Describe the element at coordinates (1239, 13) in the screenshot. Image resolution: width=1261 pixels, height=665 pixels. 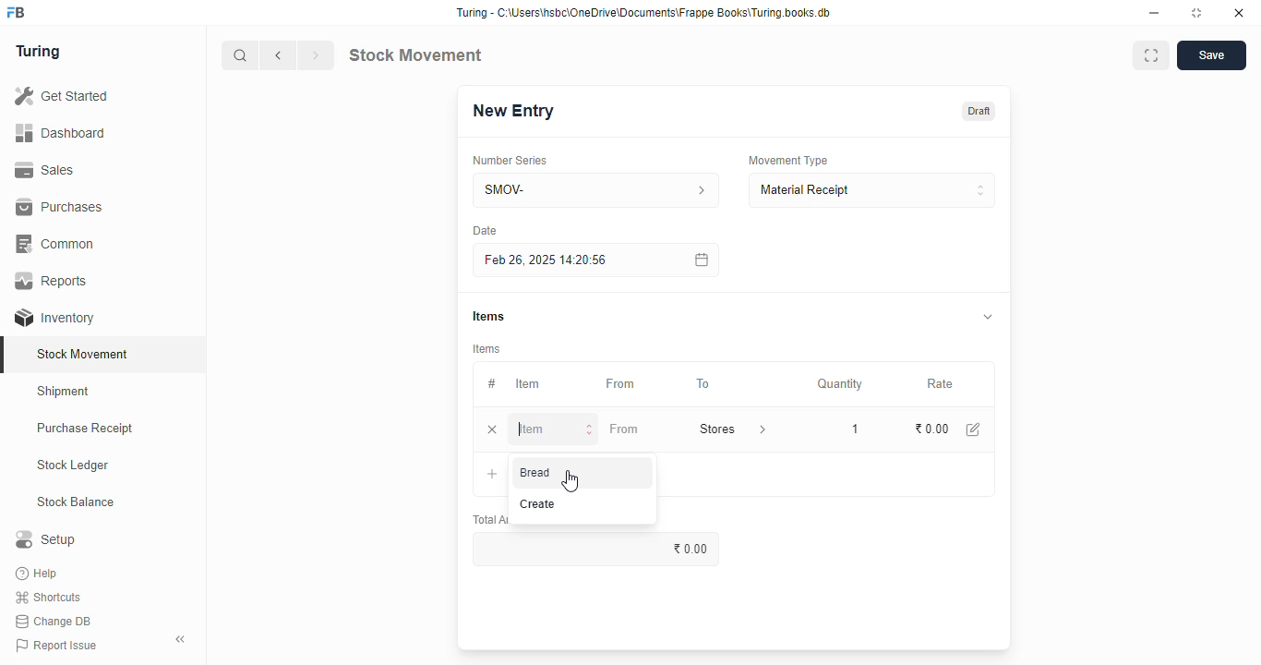
I see `close` at that location.